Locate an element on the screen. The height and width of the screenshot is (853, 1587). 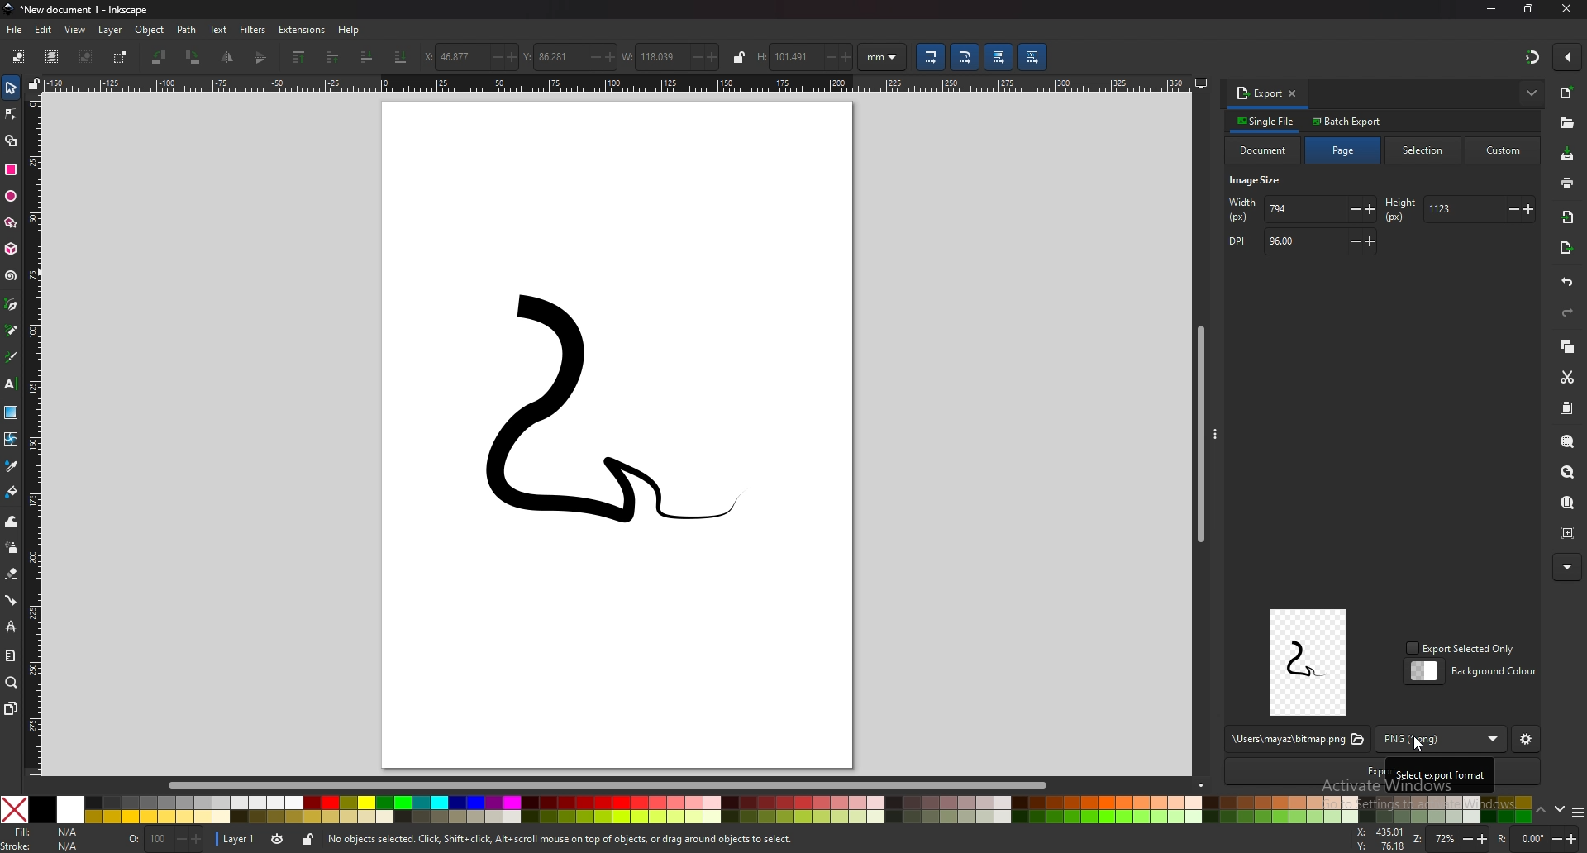
lower selection to bottom is located at coordinates (401, 56).